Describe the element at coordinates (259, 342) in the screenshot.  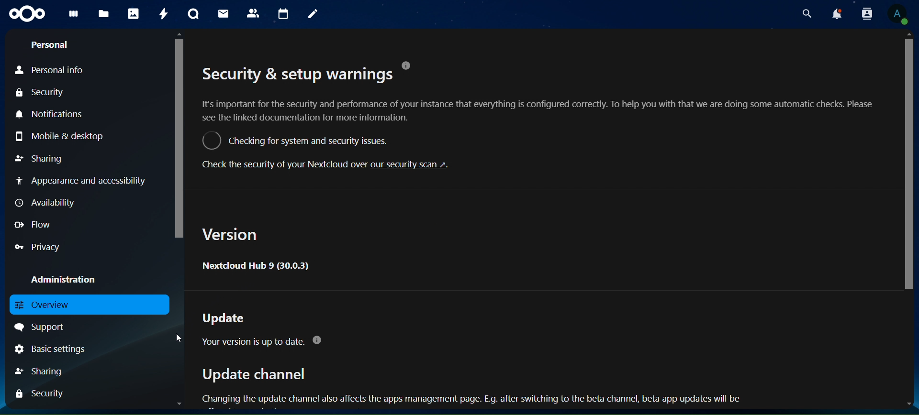
I see `Your version is up to date. @` at that location.